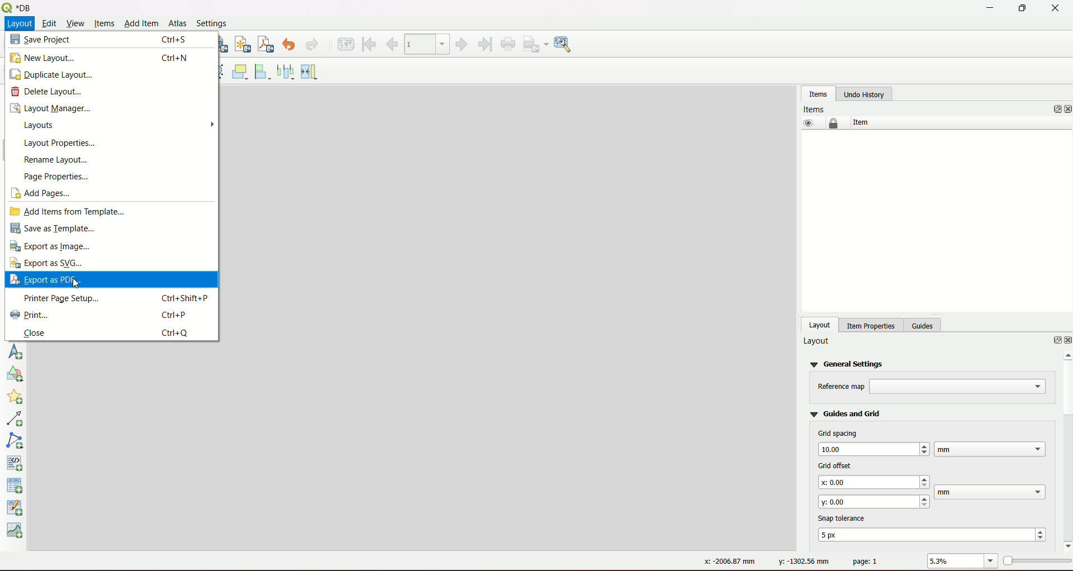 The width and height of the screenshot is (1073, 571). What do you see at coordinates (484, 44) in the screenshot?
I see `last feature` at bounding box center [484, 44].